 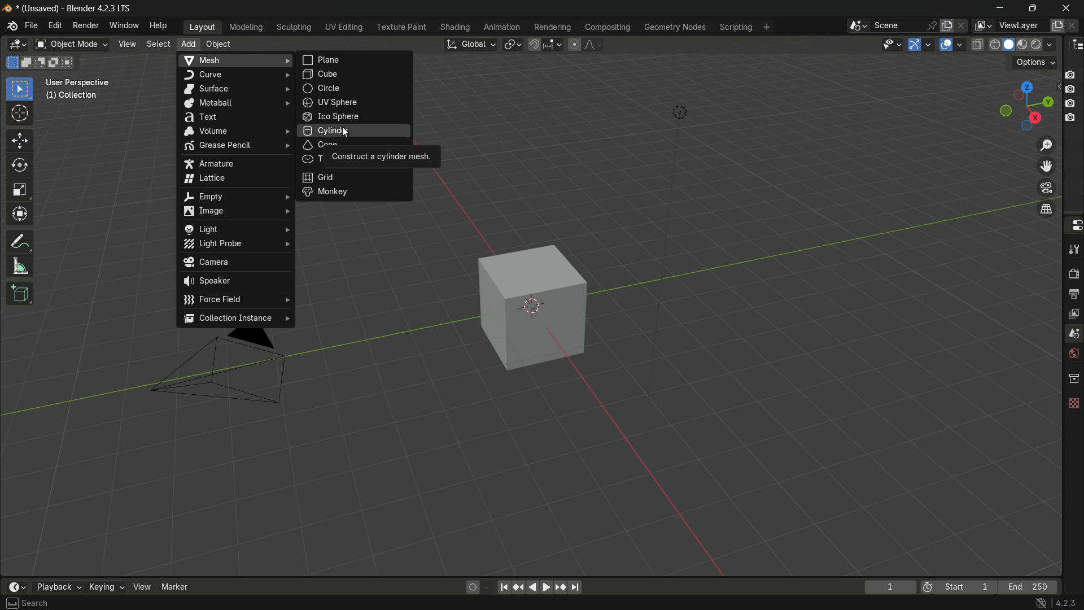 I want to click on view, so click(x=140, y=586).